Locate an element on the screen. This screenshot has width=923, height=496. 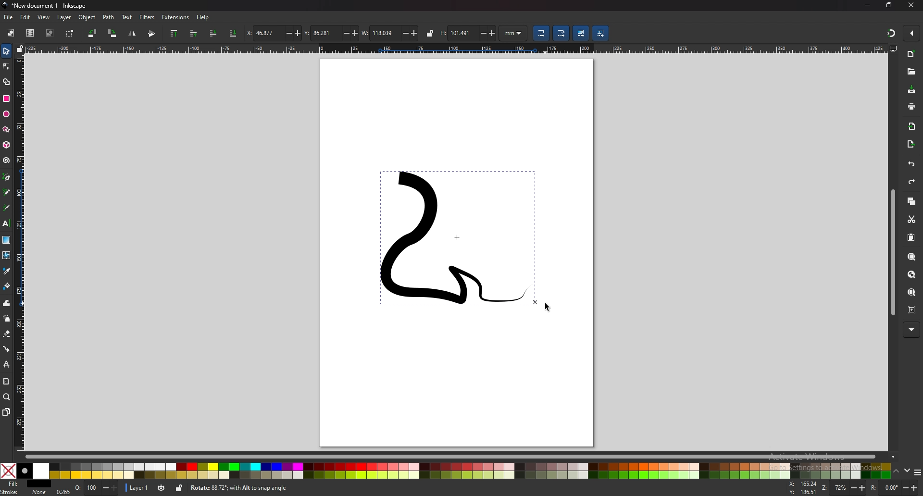
measure is located at coordinates (5, 380).